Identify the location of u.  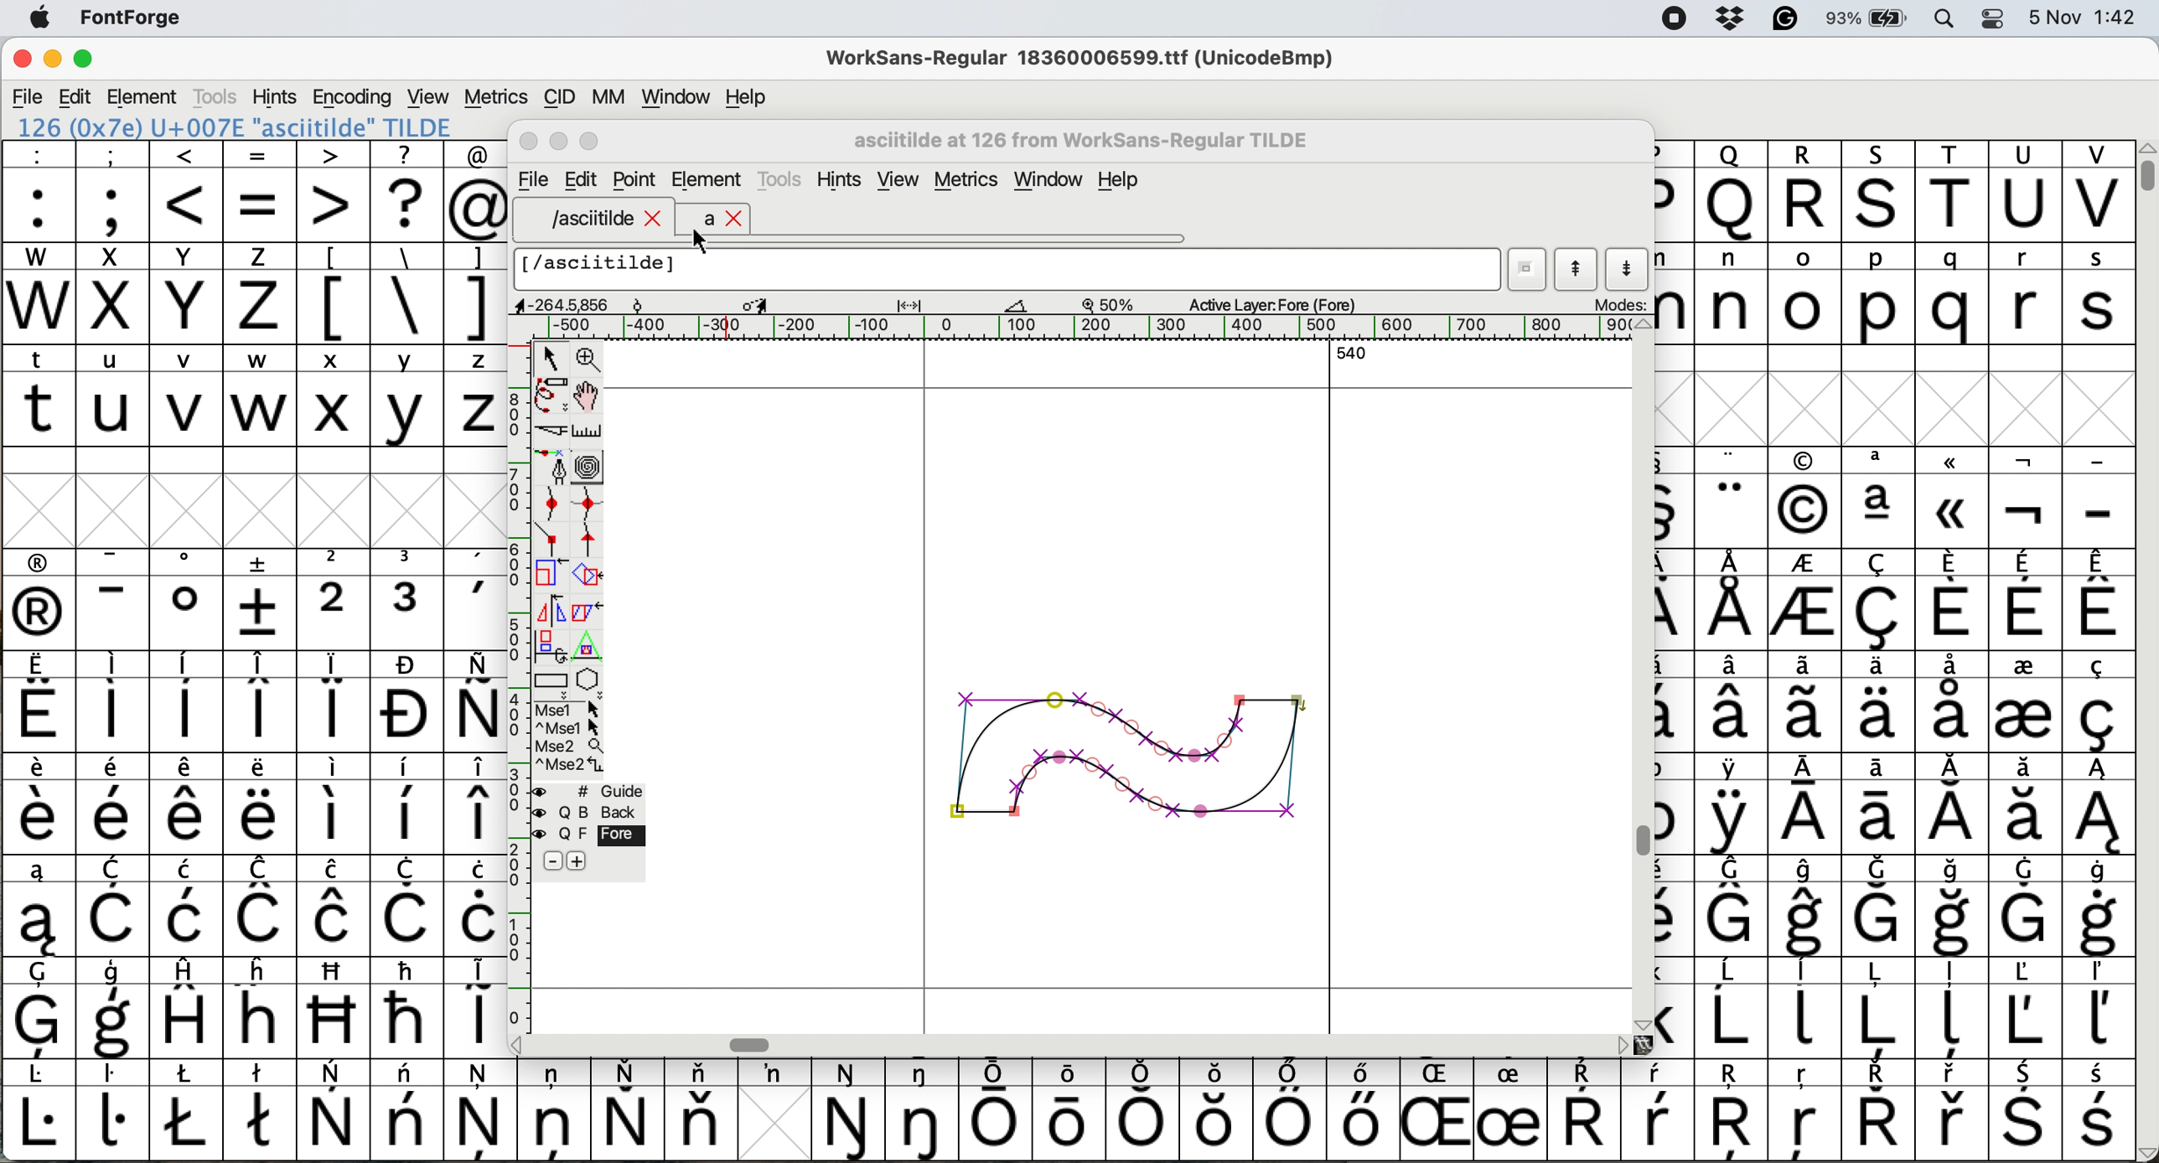
(114, 395).